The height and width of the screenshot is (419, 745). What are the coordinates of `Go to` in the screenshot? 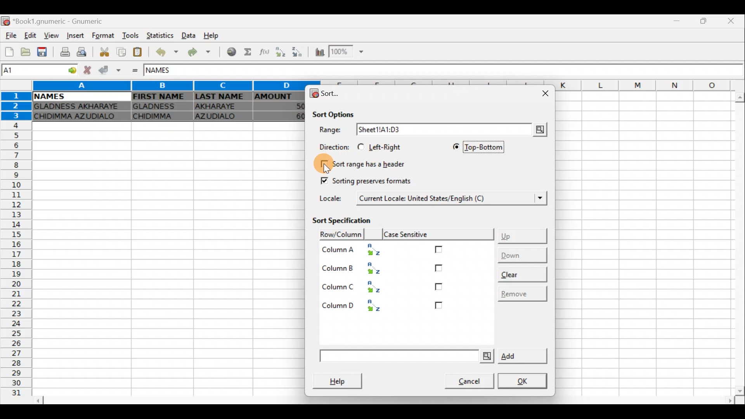 It's located at (69, 71).